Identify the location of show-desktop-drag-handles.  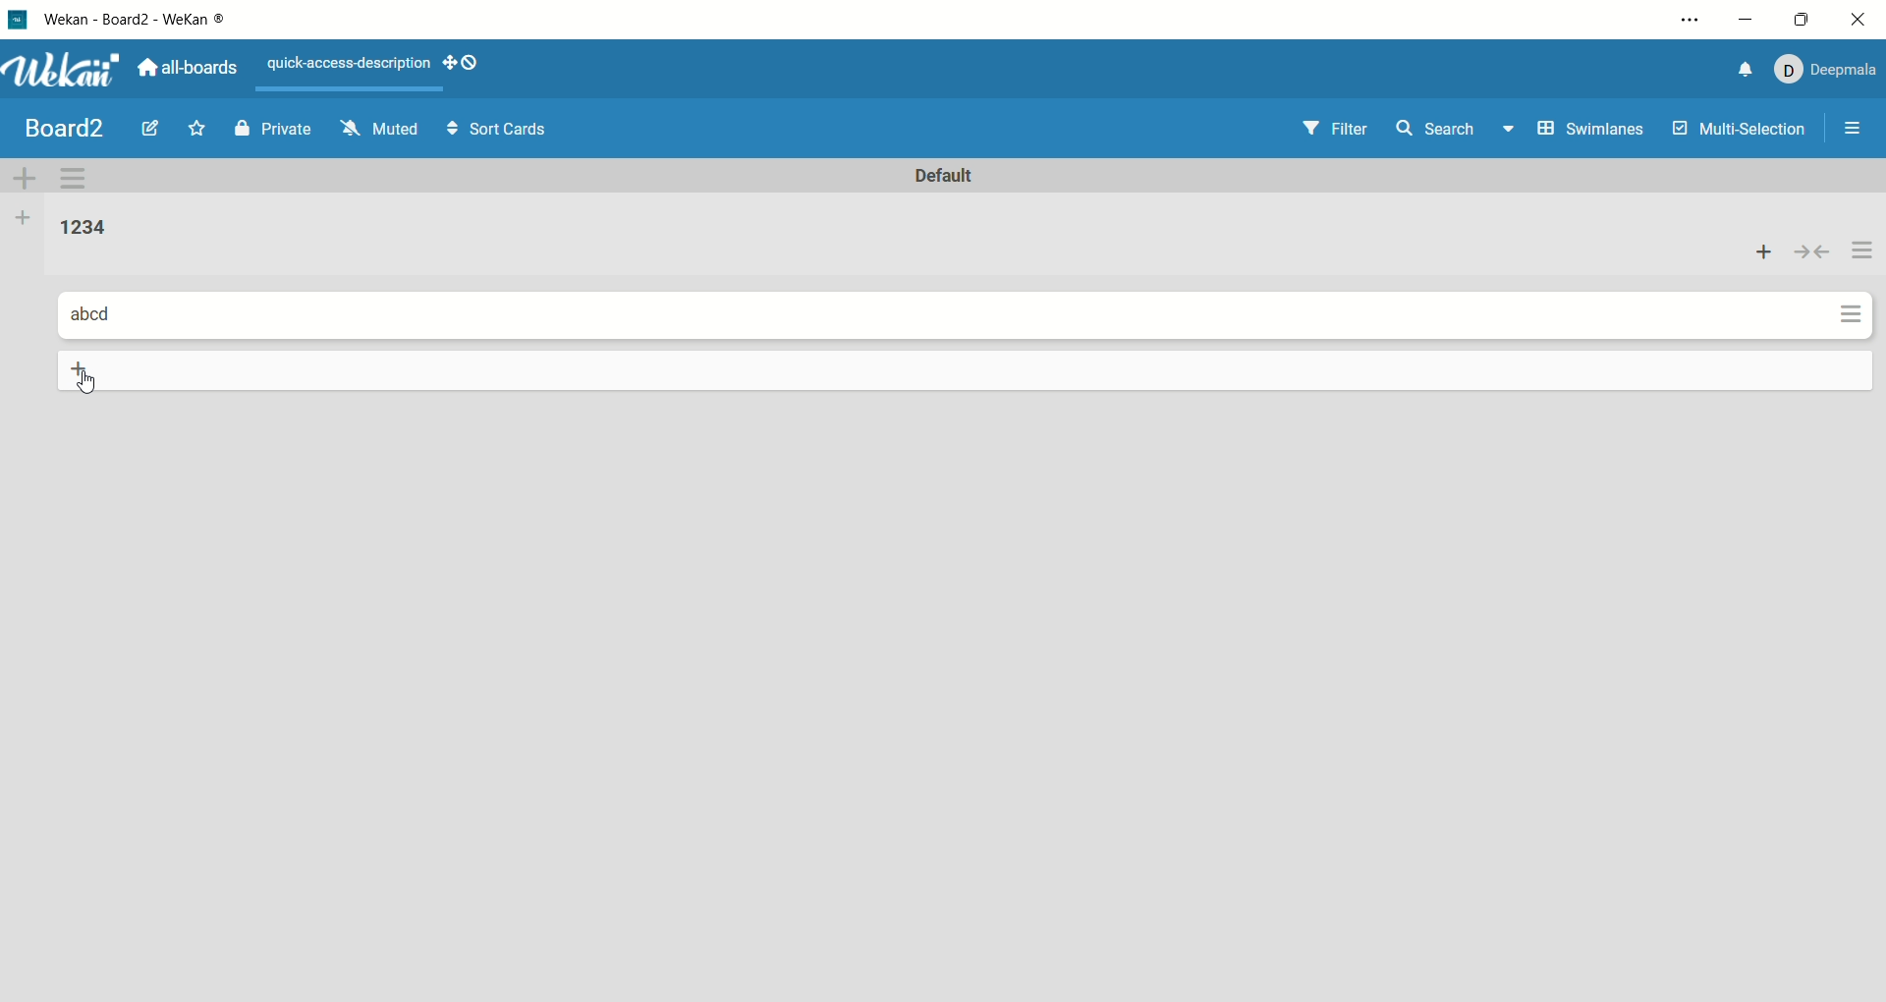
(450, 60).